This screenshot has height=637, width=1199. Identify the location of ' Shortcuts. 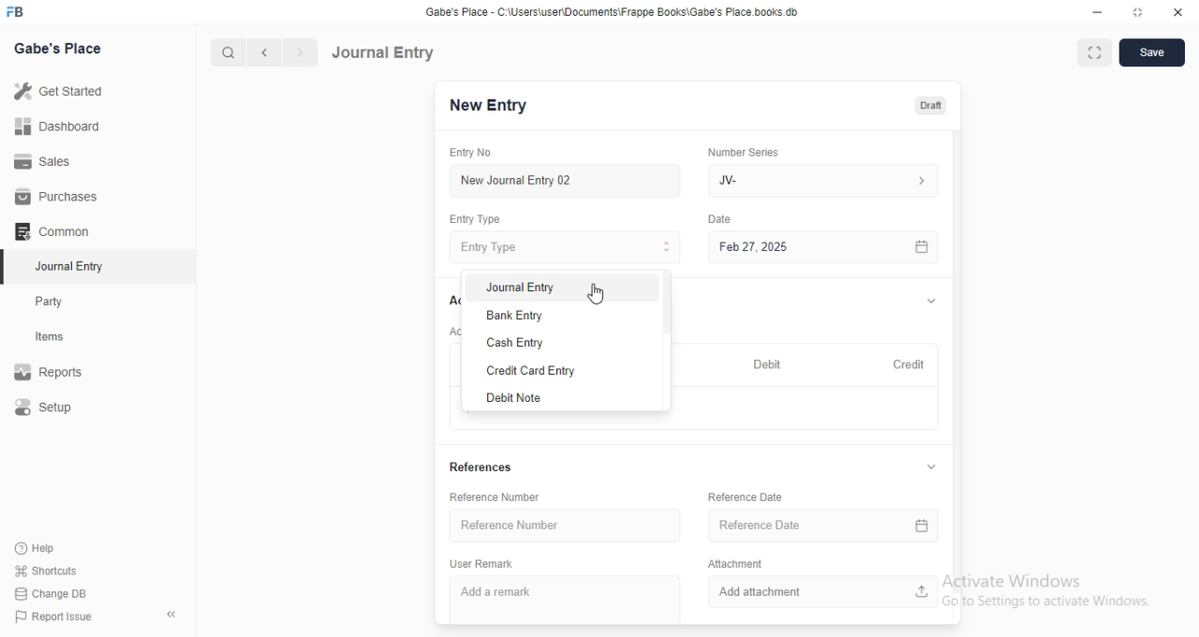
(47, 570).